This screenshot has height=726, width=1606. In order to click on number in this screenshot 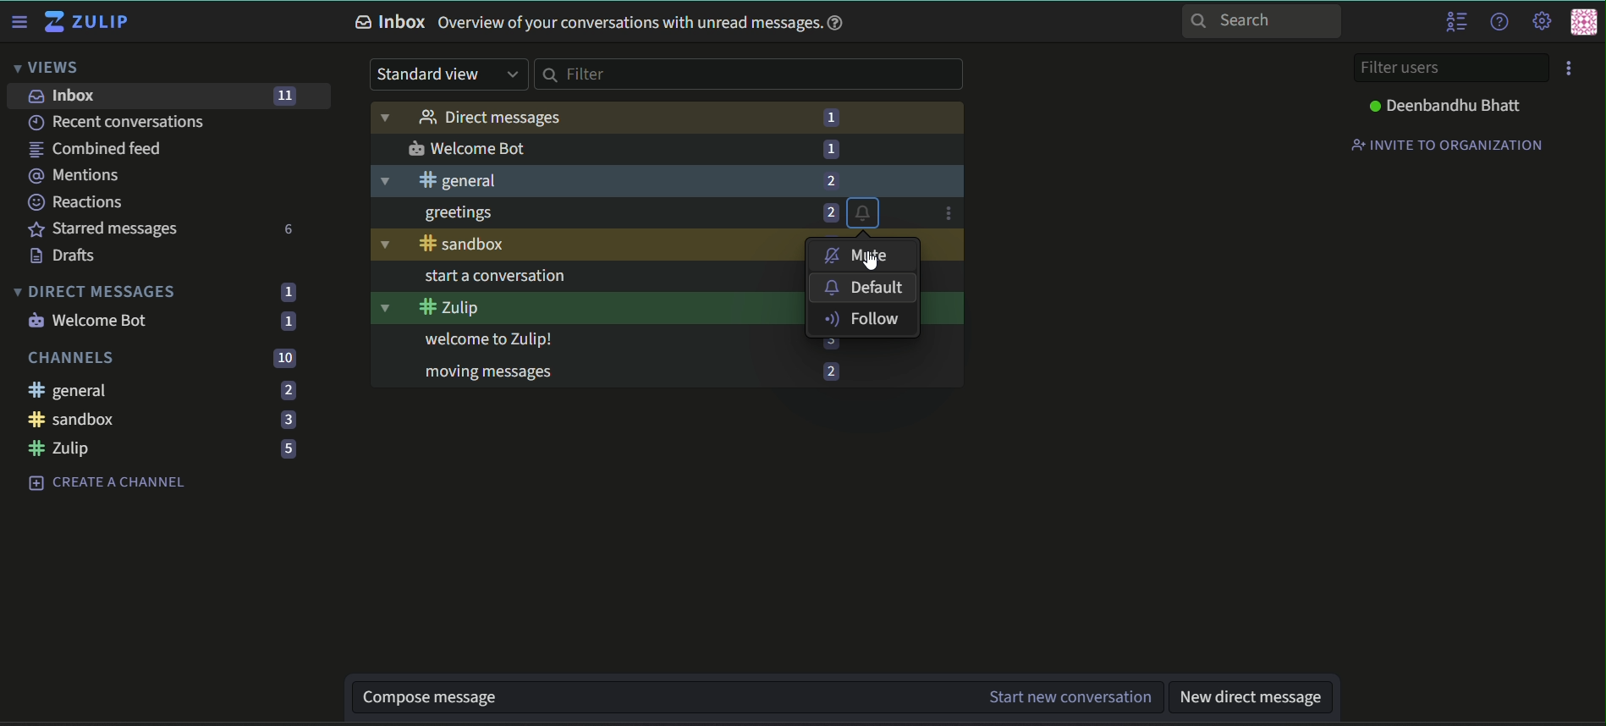, I will do `click(833, 371)`.